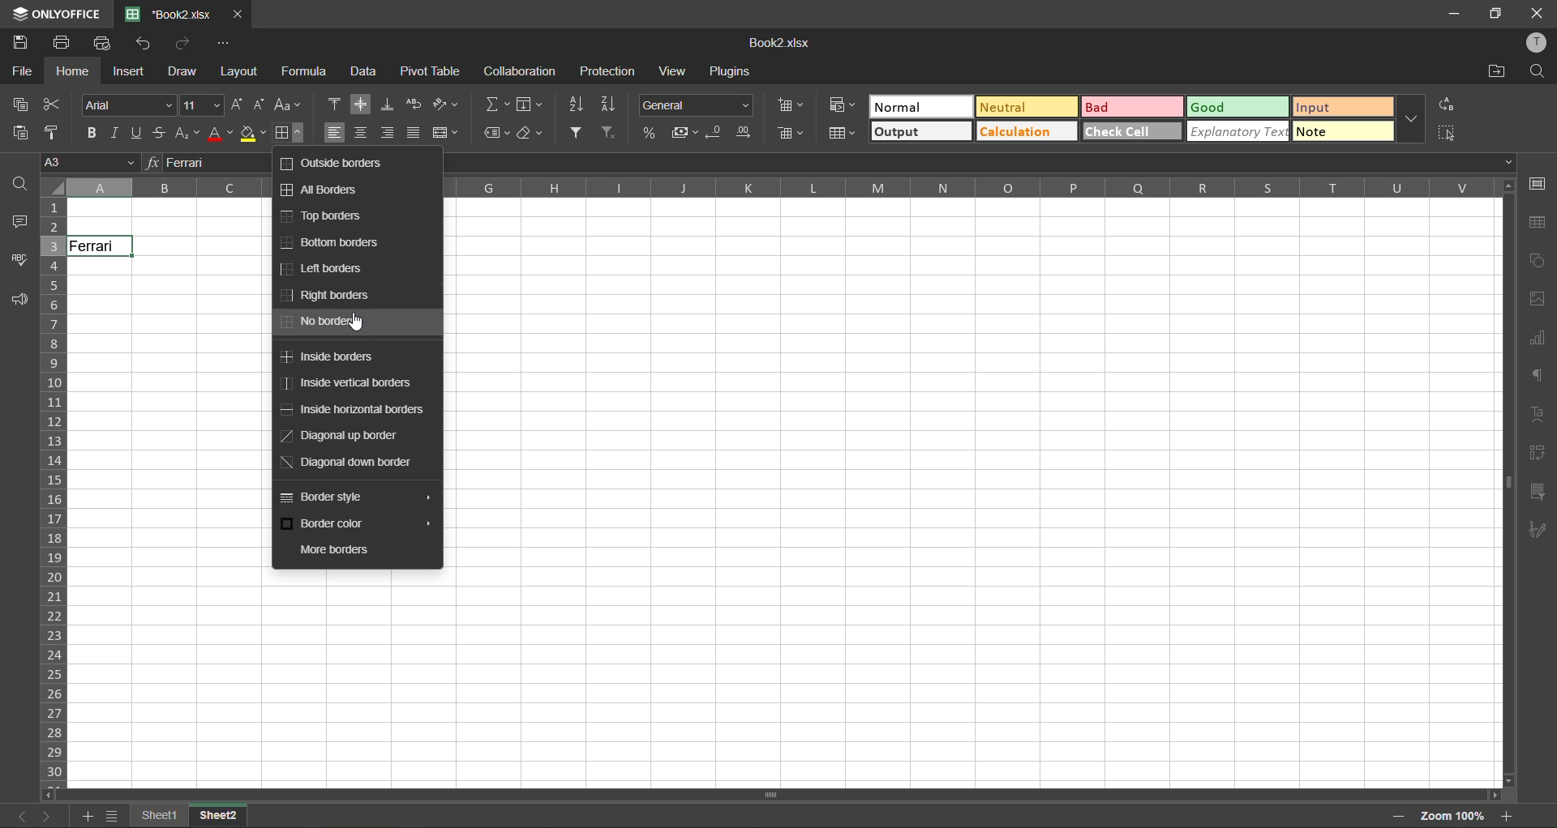 Image resolution: width=1557 pixels, height=828 pixels. I want to click on replace, so click(1446, 105).